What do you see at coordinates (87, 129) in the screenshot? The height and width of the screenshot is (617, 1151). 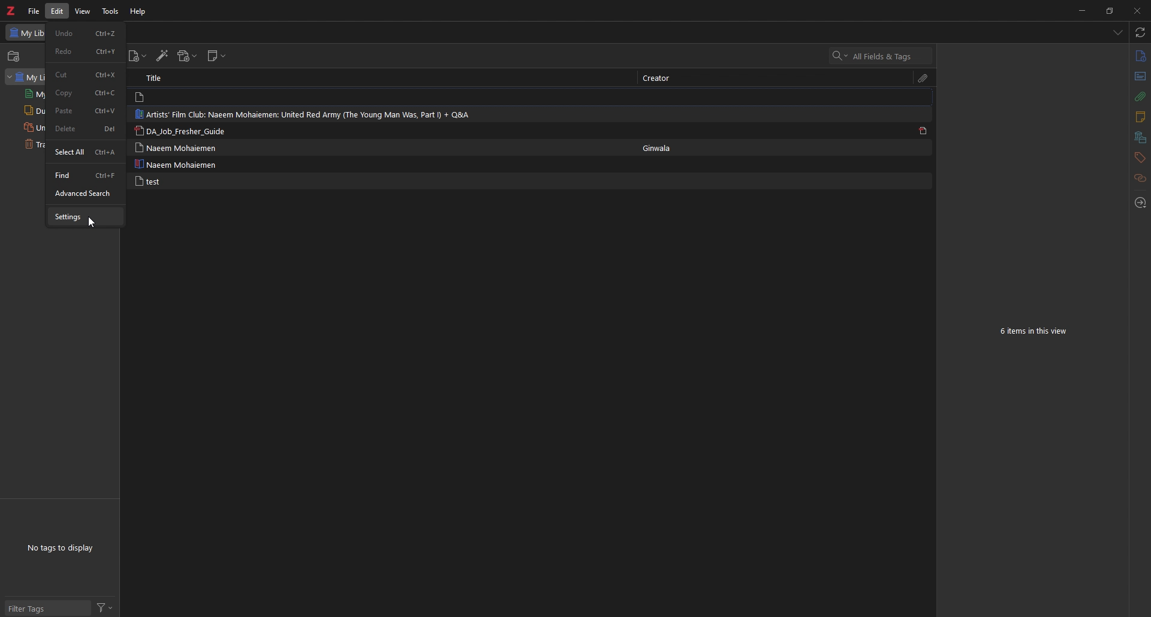 I see `Delete Del` at bounding box center [87, 129].